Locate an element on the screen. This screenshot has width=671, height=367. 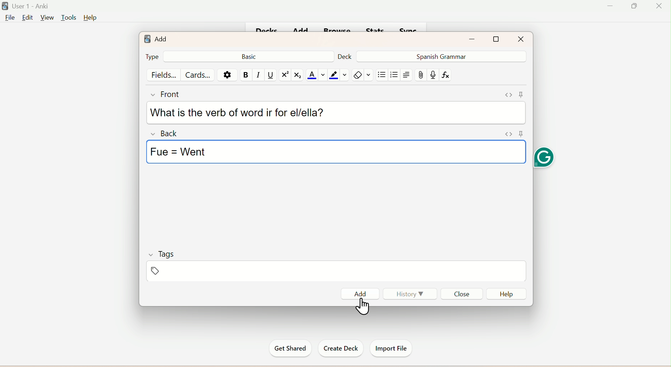
mic is located at coordinates (432, 76).